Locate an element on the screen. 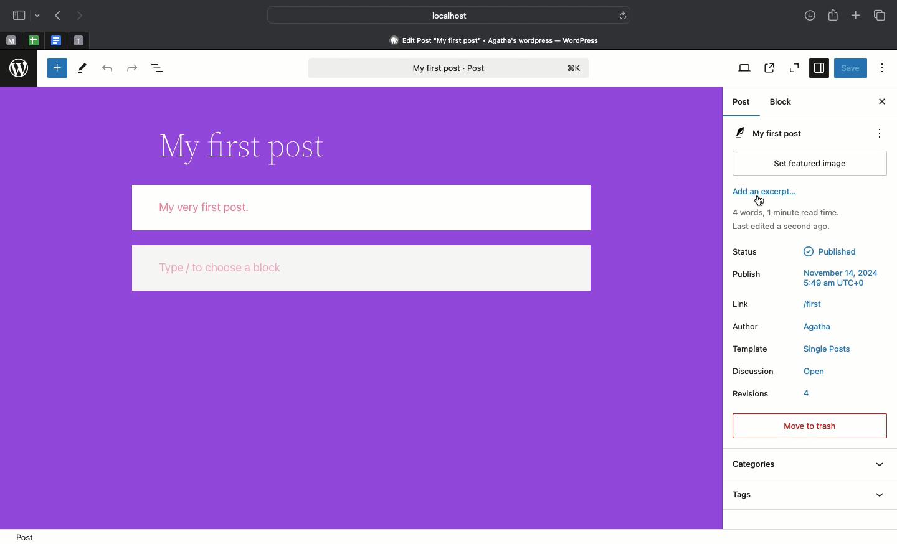  Actions is located at coordinates (885, 134).